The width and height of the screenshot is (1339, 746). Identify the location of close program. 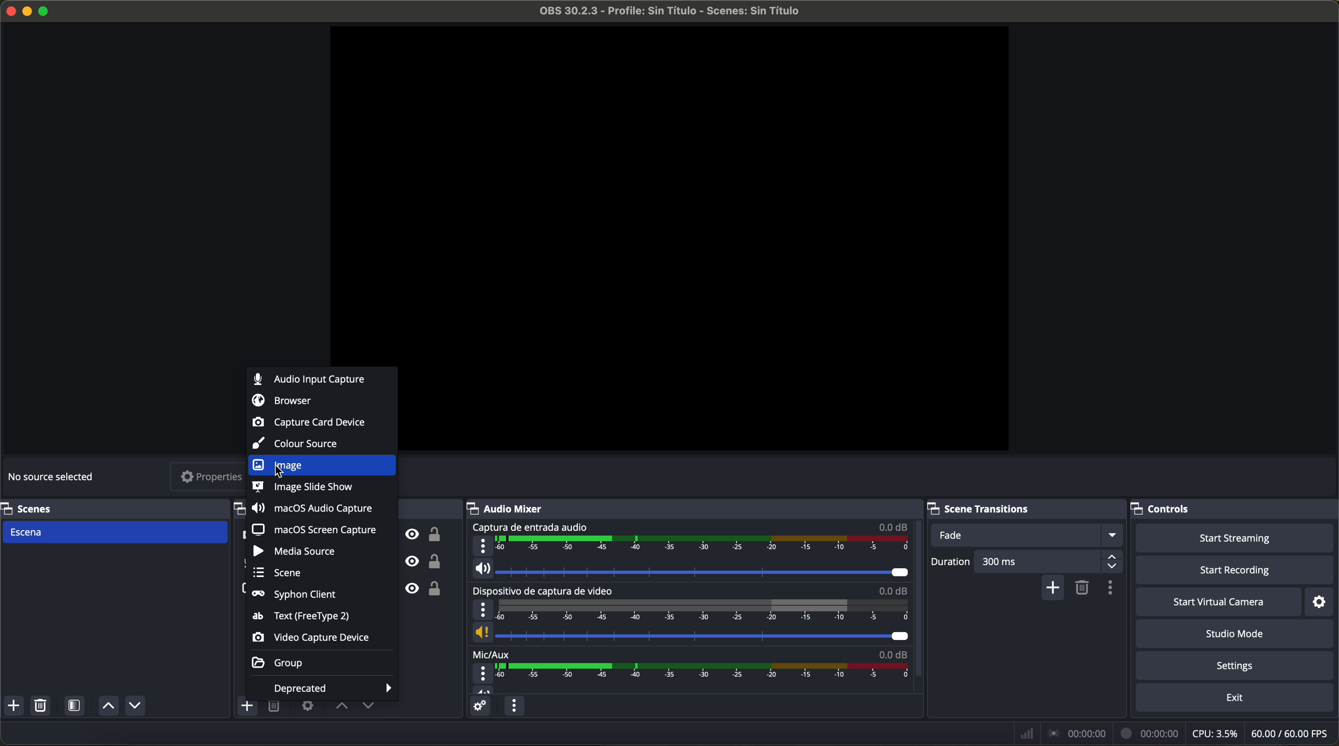
(9, 10).